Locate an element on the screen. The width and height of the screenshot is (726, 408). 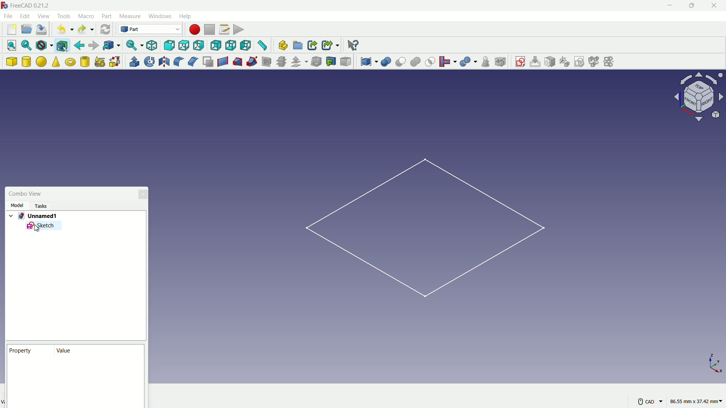
fit selection is located at coordinates (28, 45).